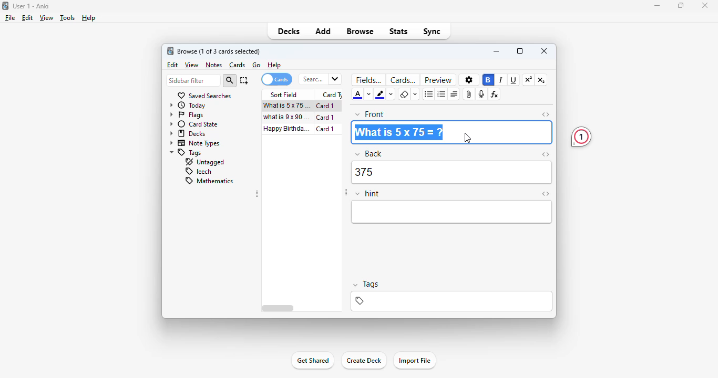 The image size is (718, 378). Describe the element at coordinates (454, 94) in the screenshot. I see `alignment` at that location.